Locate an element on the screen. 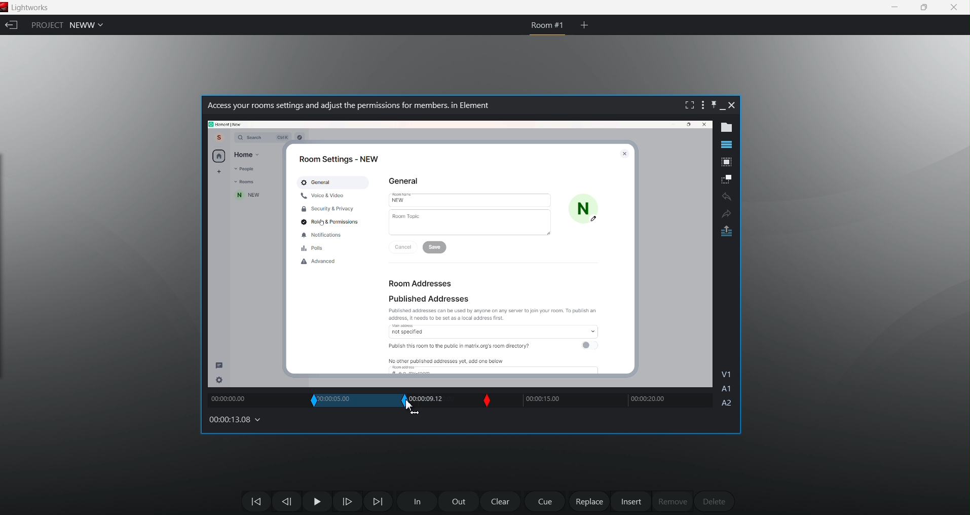 This screenshot has width=970, height=515. replace is located at coordinates (586, 500).